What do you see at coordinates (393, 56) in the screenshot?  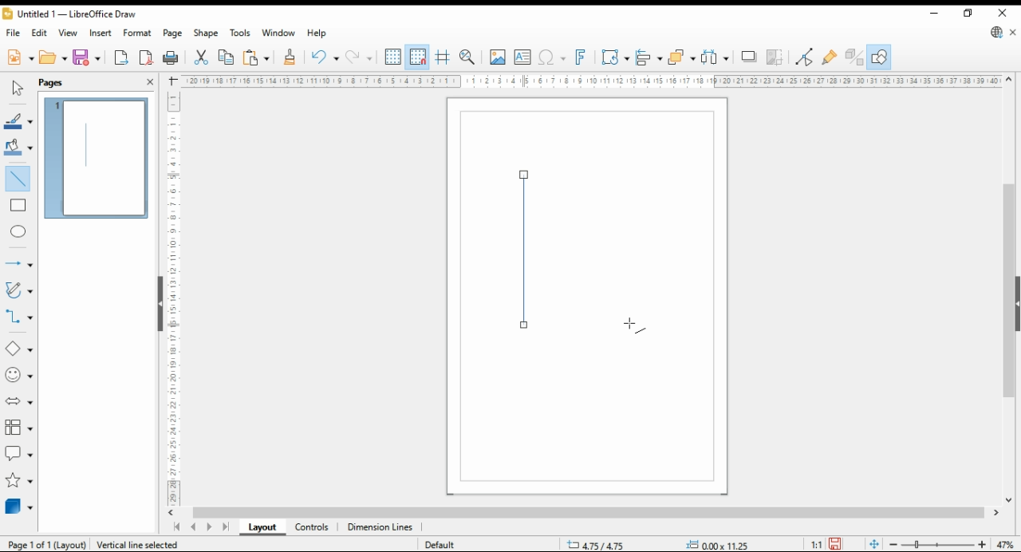 I see `display grid` at bounding box center [393, 56].